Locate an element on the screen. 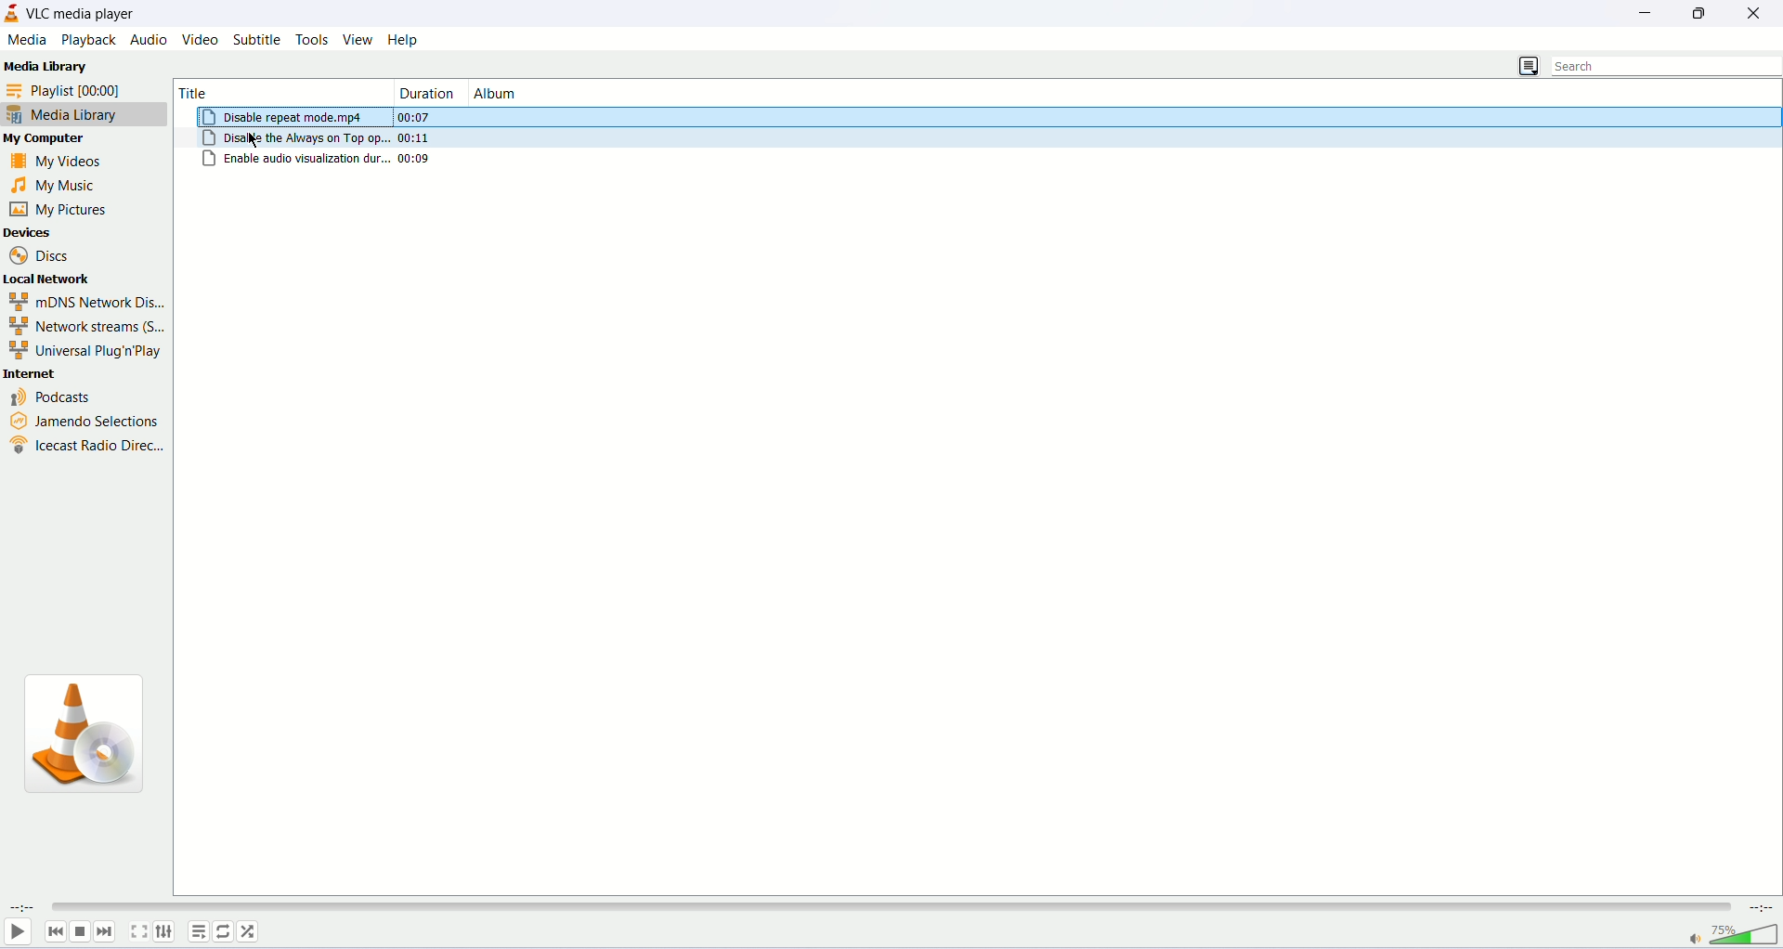 This screenshot has height=949, width=1783. VLC icon is located at coordinates (94, 739).